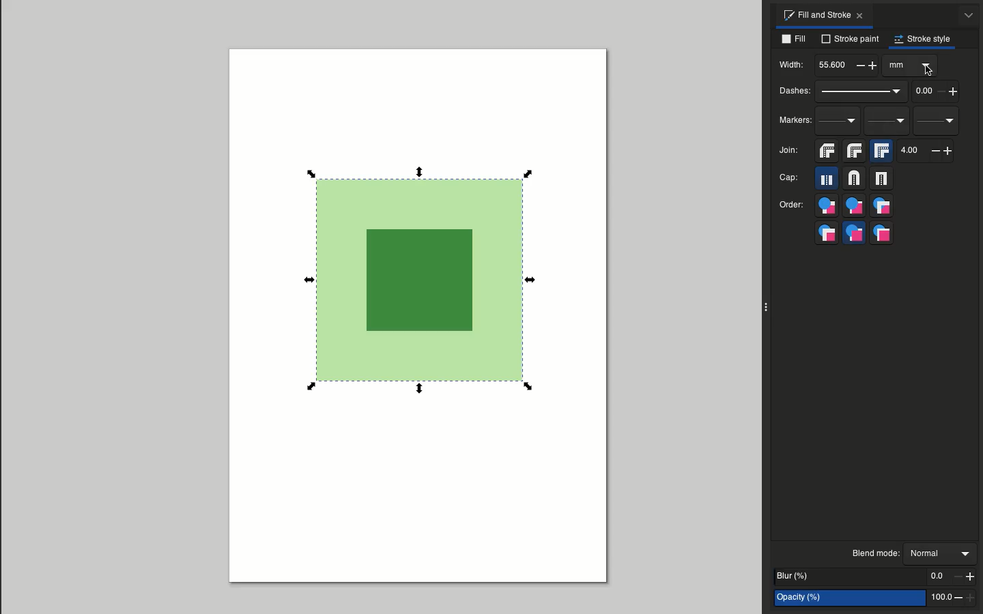  I want to click on Blur %, so click(849, 578).